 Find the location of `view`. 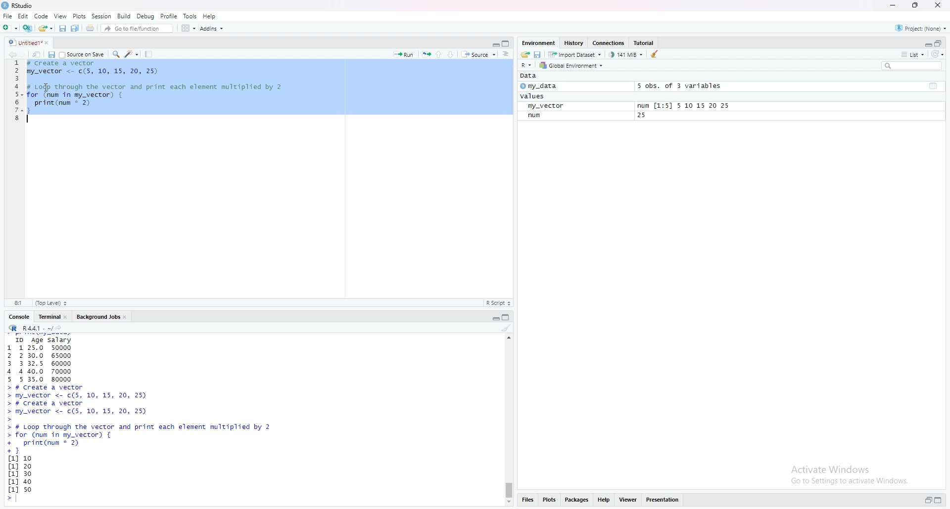

view is located at coordinates (61, 16).